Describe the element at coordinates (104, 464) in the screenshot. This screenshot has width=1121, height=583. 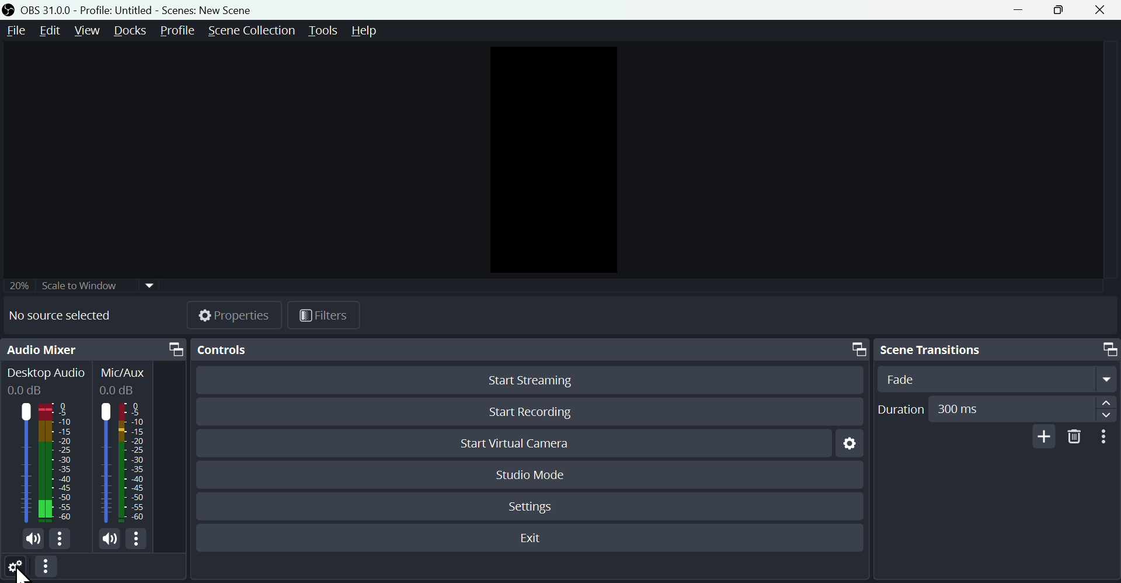
I see `Mic/Aux` at that location.